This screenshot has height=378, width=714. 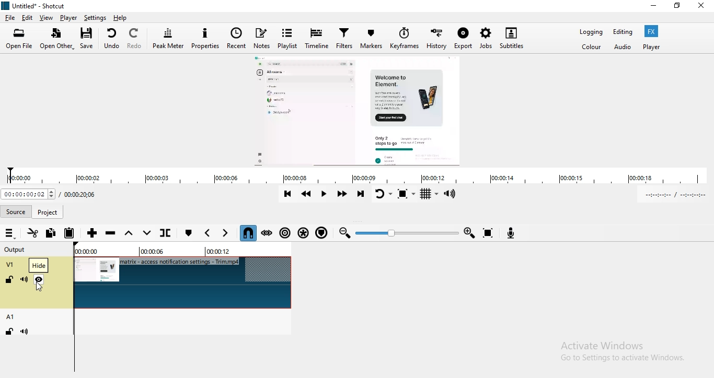 What do you see at coordinates (47, 18) in the screenshot?
I see `View` at bounding box center [47, 18].